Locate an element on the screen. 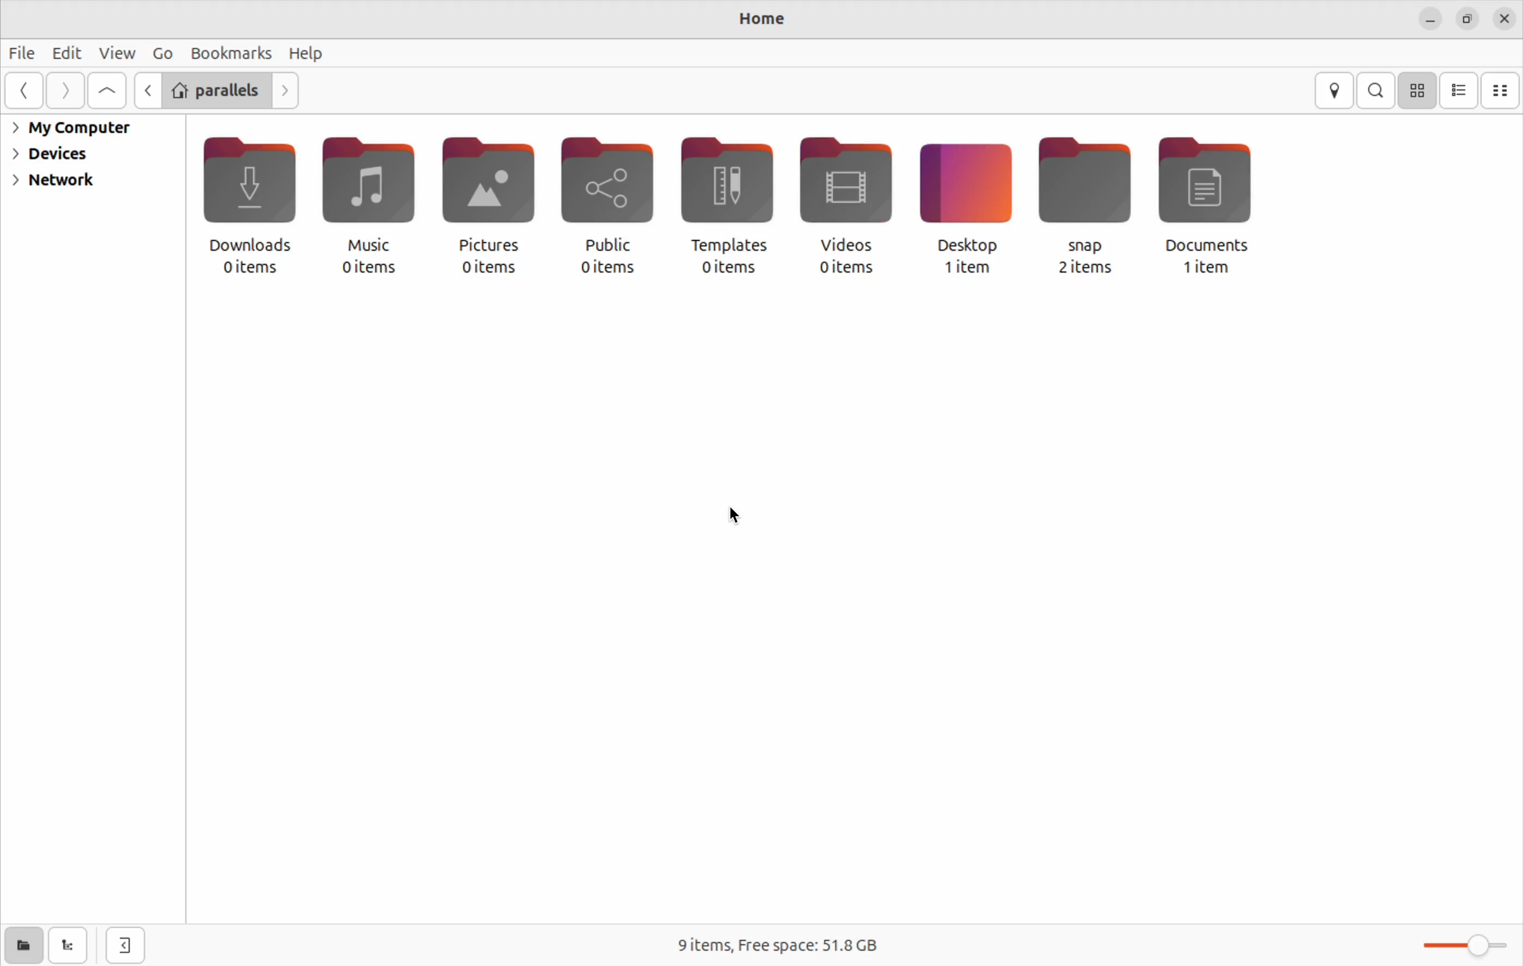  snap 2 items is located at coordinates (1079, 209).